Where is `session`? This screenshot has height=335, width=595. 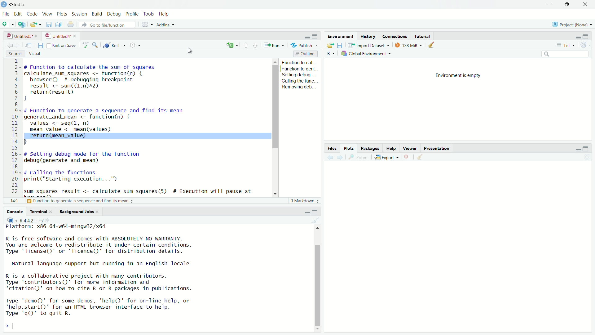
session is located at coordinates (79, 13).